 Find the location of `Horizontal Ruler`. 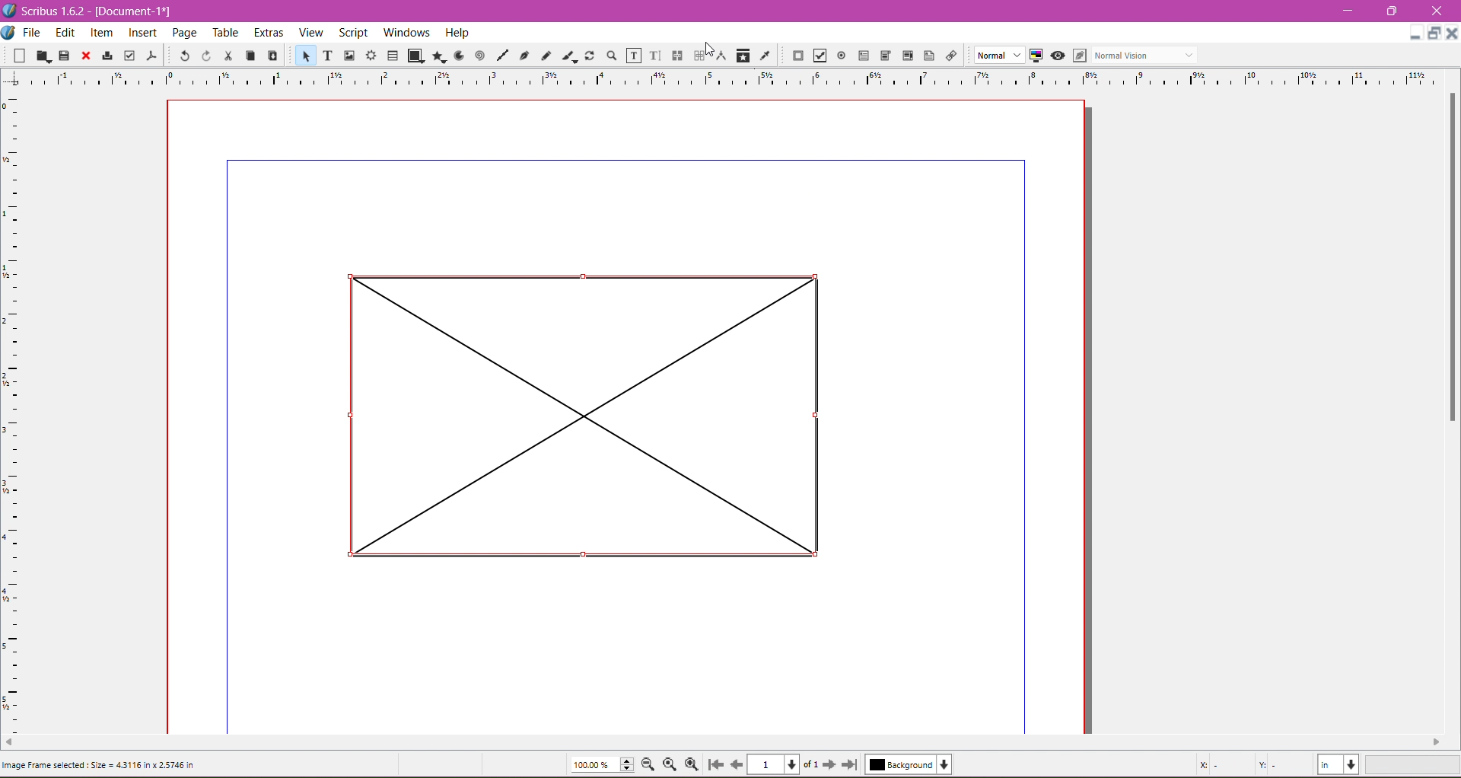

Horizontal Ruler is located at coordinates (731, 78).